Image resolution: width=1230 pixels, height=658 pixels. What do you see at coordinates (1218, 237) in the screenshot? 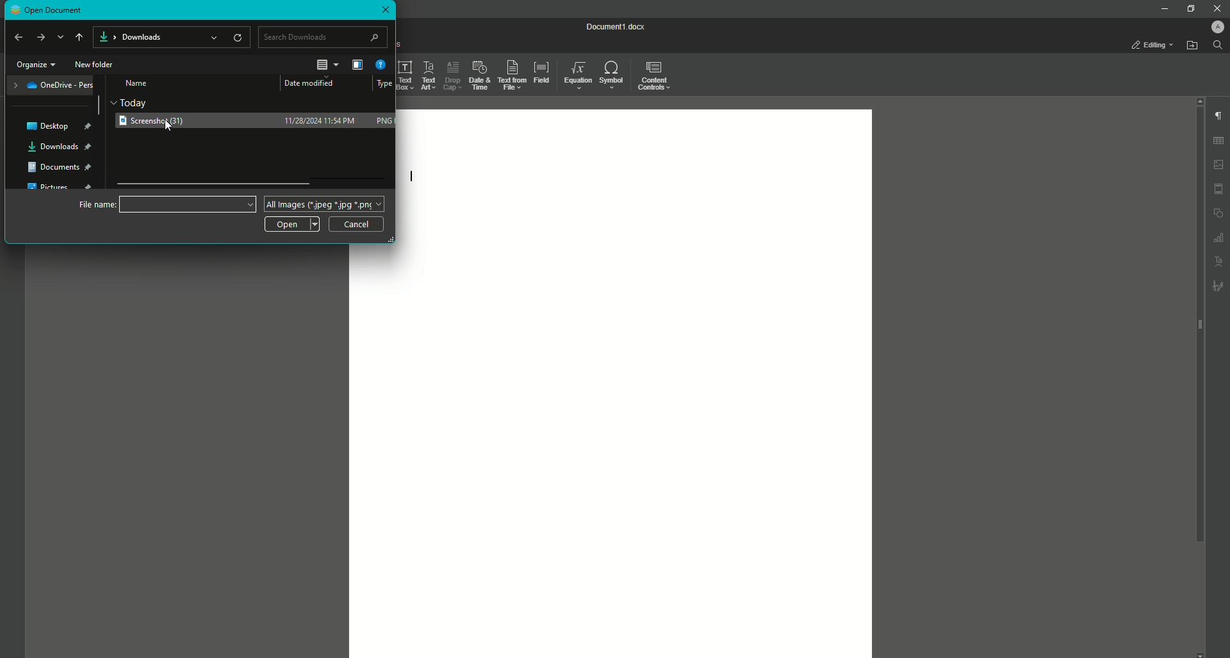
I see `Graph Settings` at bounding box center [1218, 237].